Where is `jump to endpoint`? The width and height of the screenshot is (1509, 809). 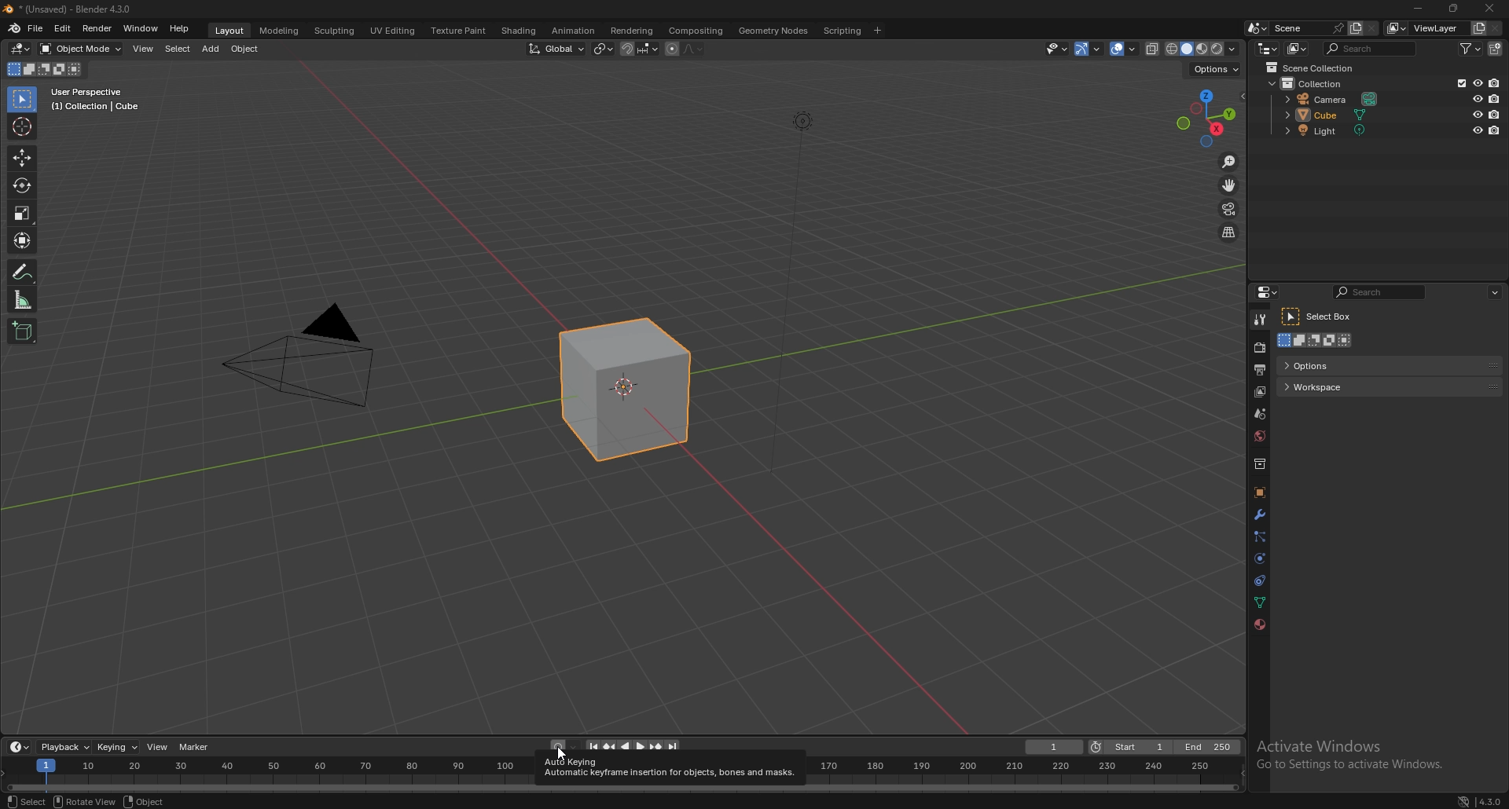 jump to endpoint is located at coordinates (591, 748).